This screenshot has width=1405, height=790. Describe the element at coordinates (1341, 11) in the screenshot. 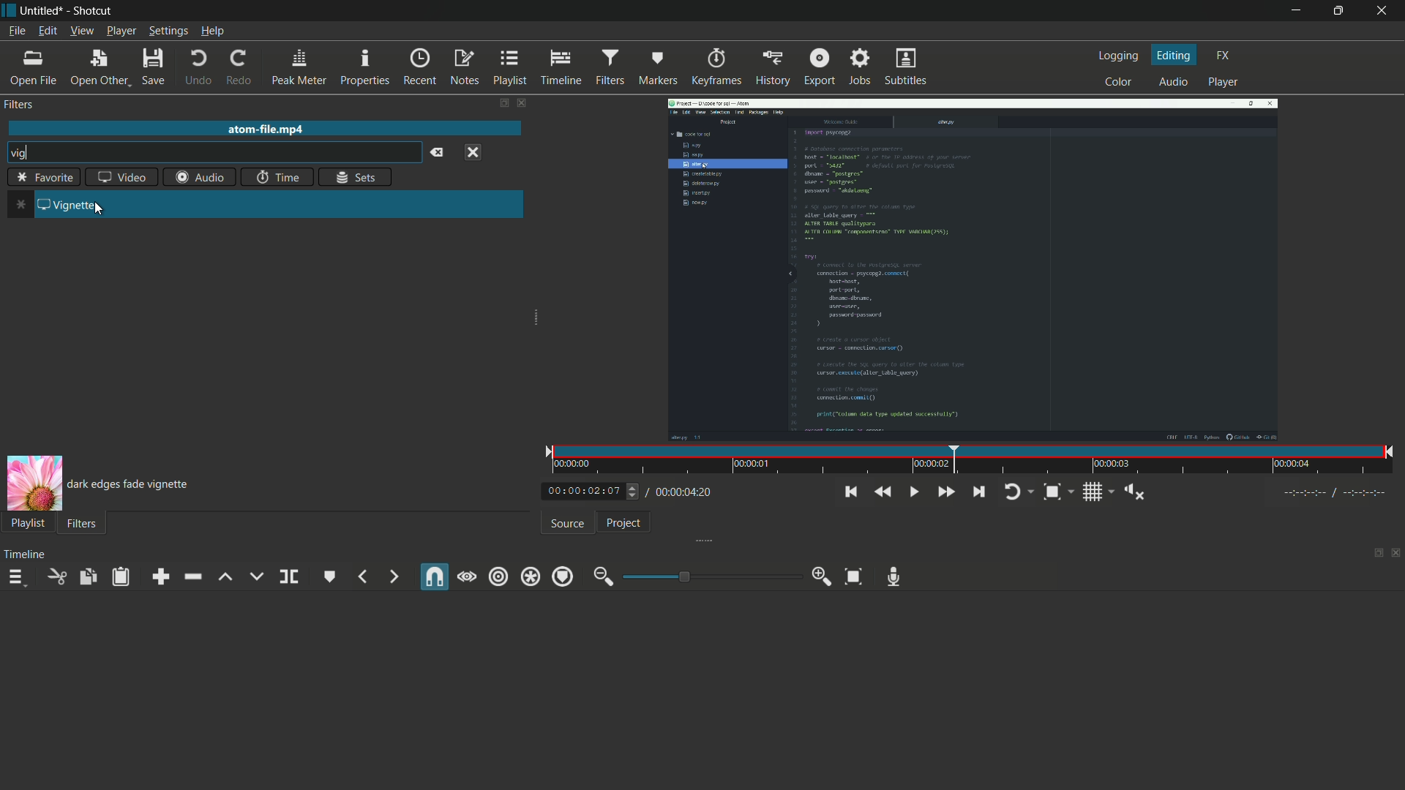

I see `maximize` at that location.